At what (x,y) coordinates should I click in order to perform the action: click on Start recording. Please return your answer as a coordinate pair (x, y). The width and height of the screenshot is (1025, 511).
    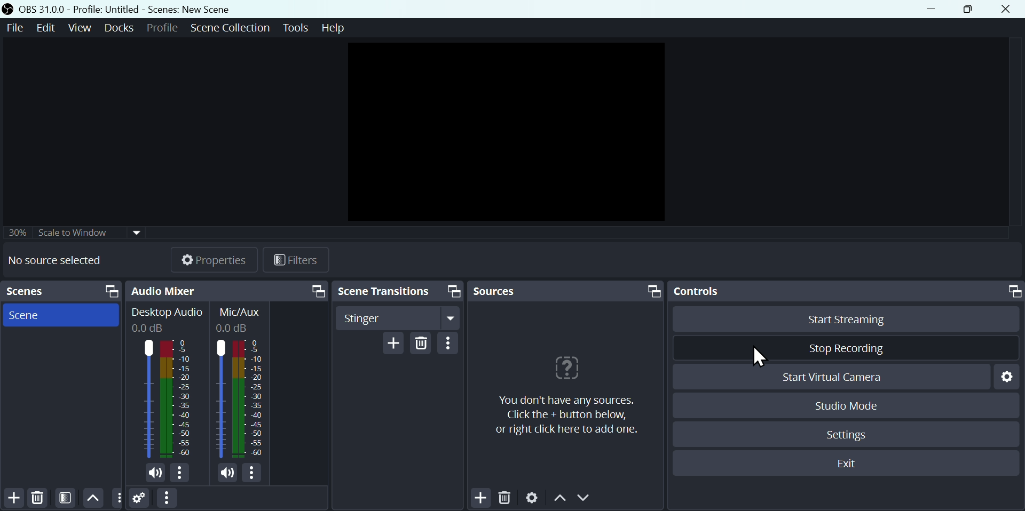
    Looking at the image, I should click on (846, 347).